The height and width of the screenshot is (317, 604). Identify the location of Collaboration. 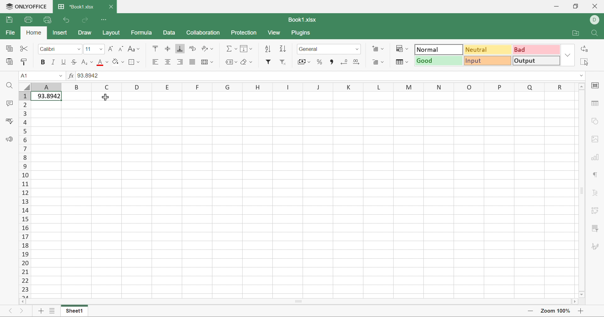
(204, 32).